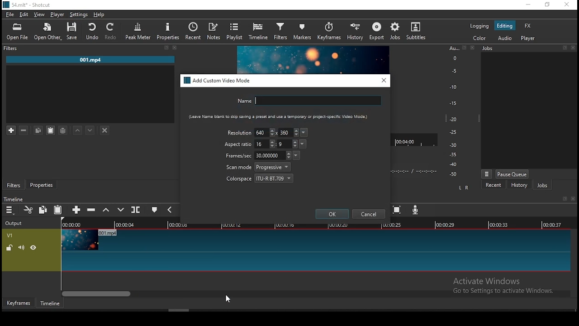 The image size is (579, 326). Describe the element at coordinates (40, 15) in the screenshot. I see `view` at that location.